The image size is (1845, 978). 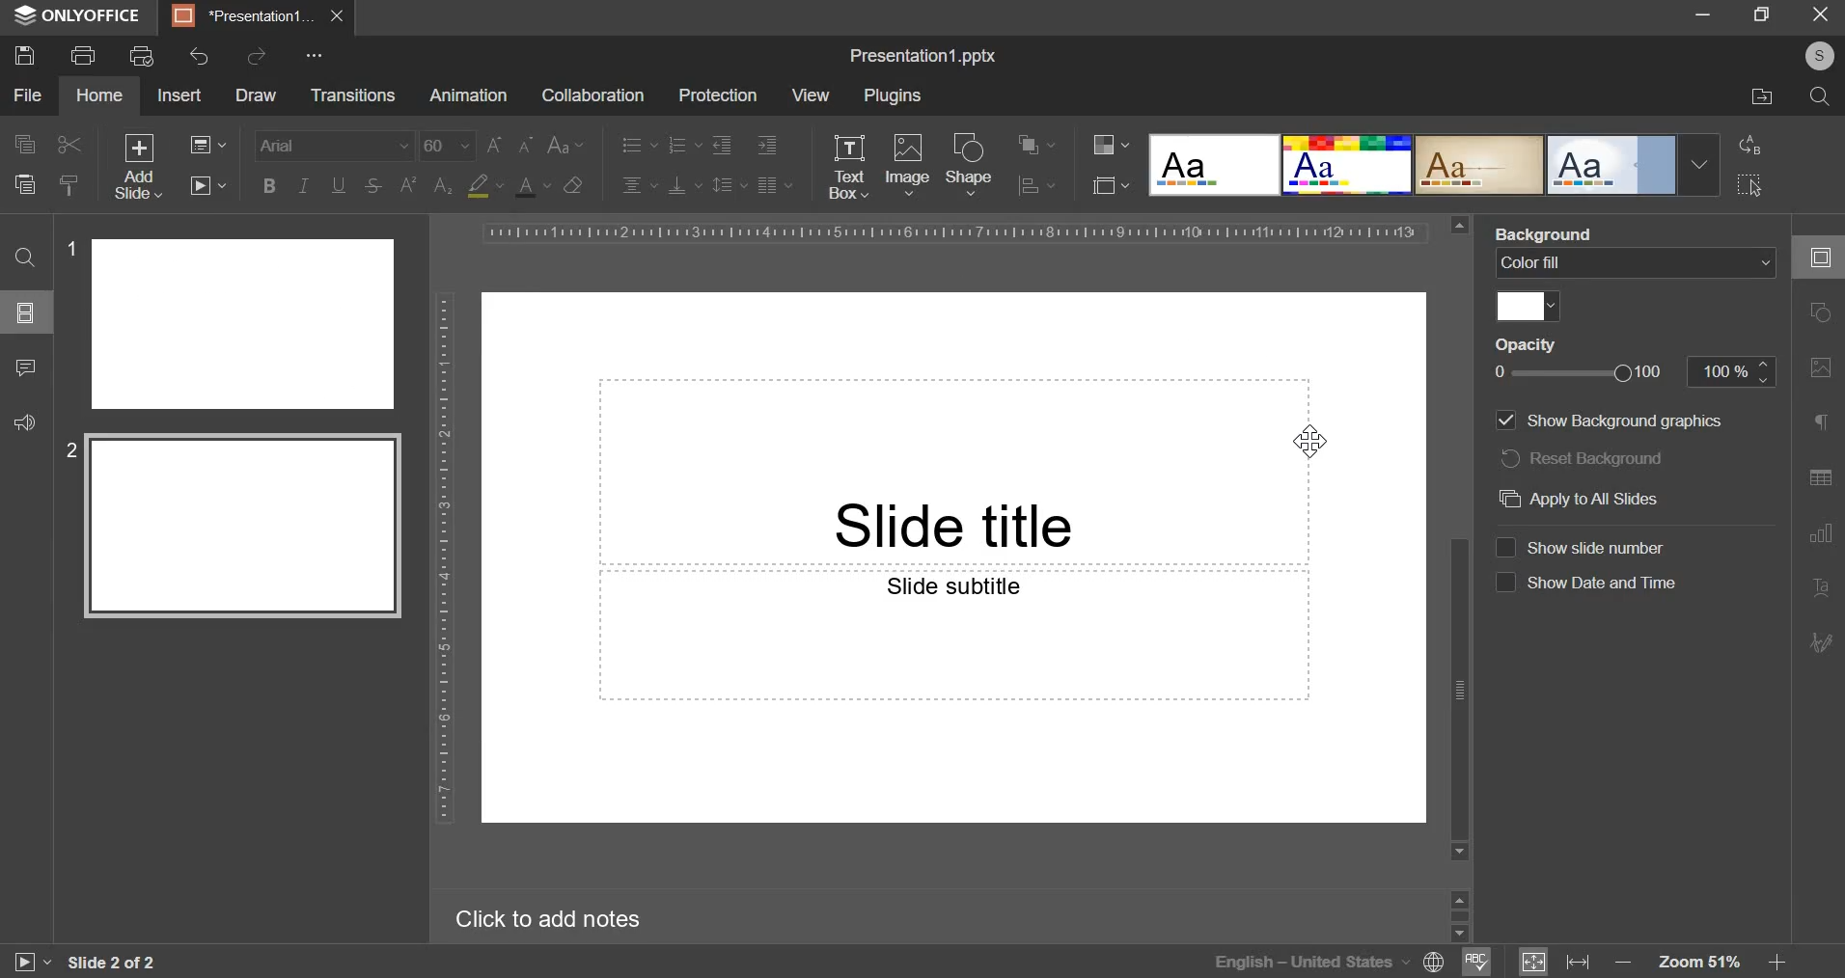 I want to click on clear style, so click(x=69, y=184).